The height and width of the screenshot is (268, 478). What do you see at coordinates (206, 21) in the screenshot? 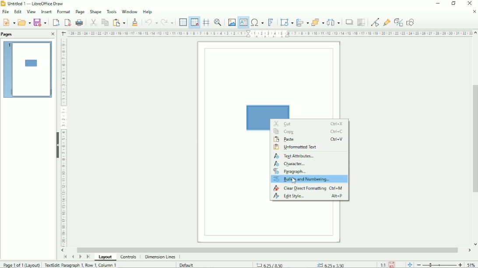
I see `Helplines while moving` at bounding box center [206, 21].